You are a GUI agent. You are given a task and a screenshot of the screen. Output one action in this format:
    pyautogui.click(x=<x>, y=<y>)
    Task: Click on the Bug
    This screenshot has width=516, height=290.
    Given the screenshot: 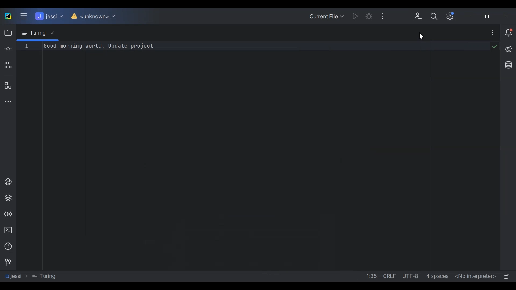 What is the action you would take?
    pyautogui.click(x=369, y=15)
    